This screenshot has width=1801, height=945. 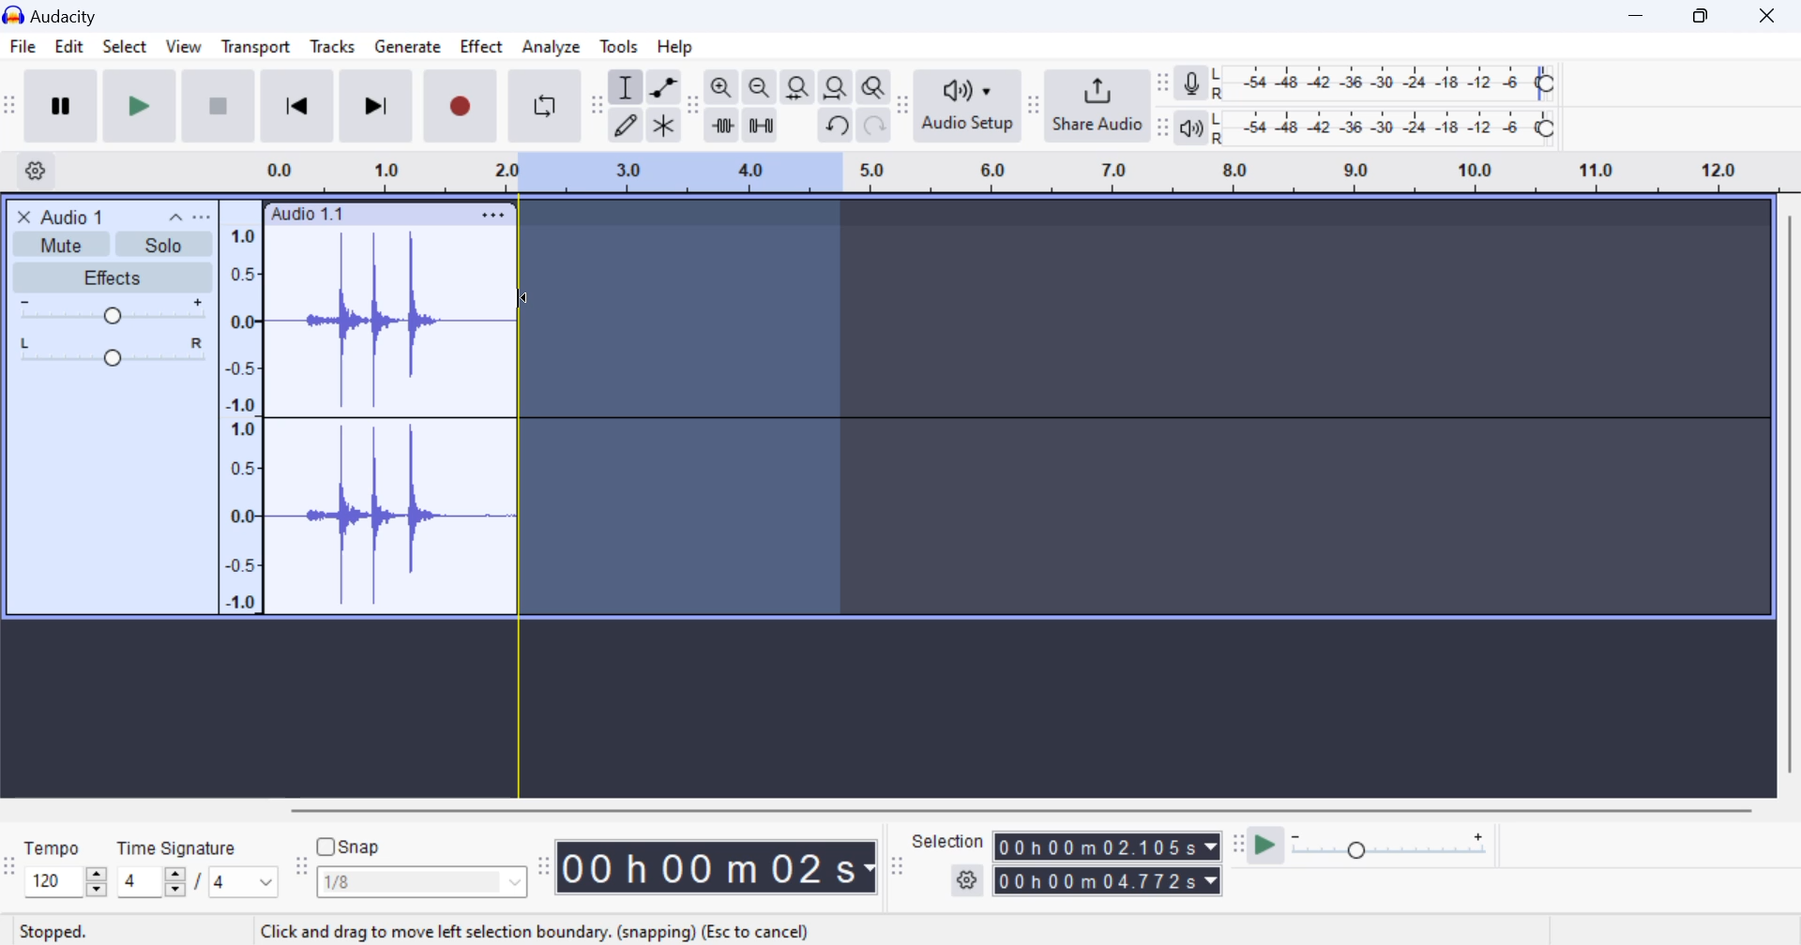 What do you see at coordinates (720, 866) in the screenshot?
I see `Clip Length` at bounding box center [720, 866].